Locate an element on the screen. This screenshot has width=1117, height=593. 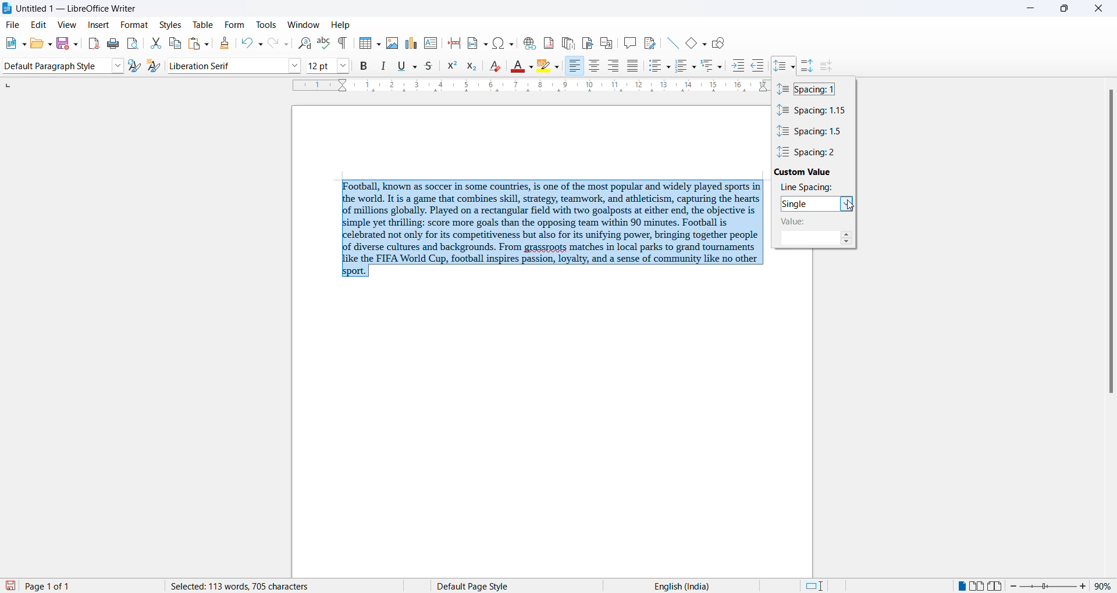
increase paragraph spacing is located at coordinates (809, 66).